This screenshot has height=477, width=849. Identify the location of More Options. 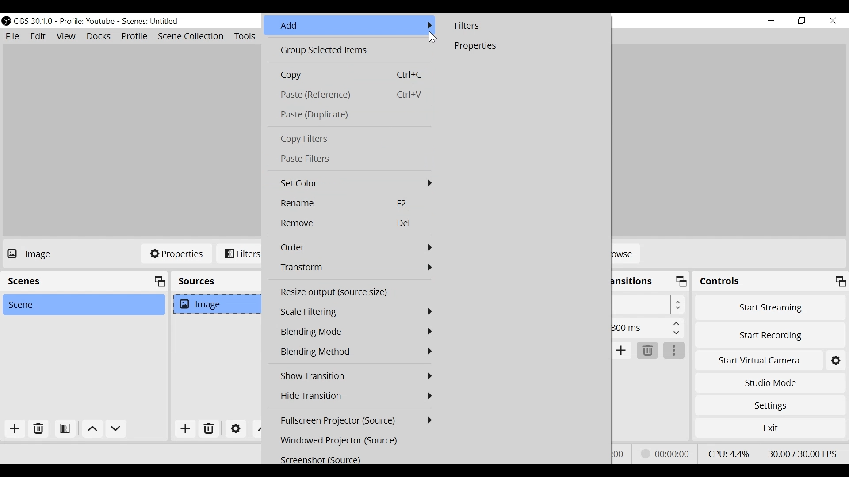
(673, 350).